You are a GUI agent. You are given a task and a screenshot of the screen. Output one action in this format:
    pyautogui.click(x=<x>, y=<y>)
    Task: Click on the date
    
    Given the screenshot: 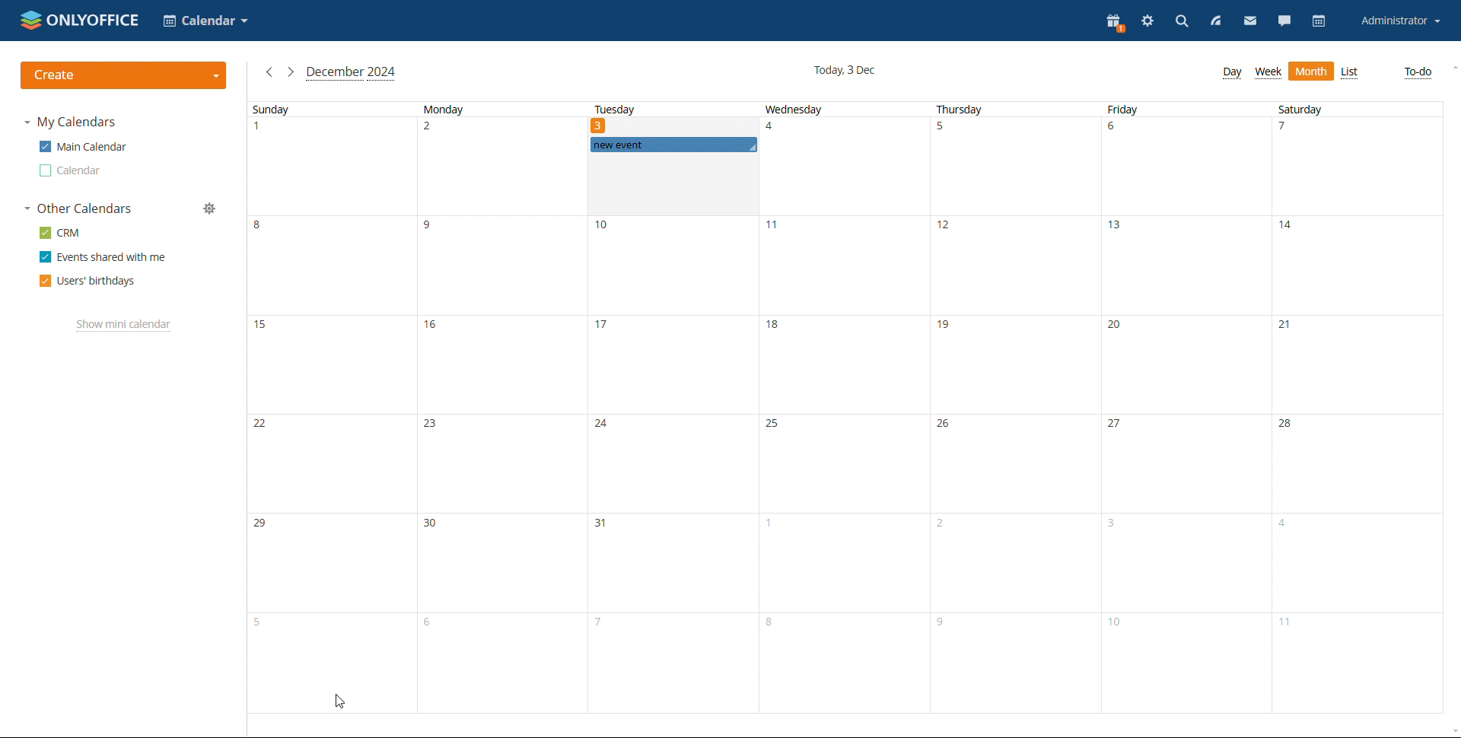 What is the action you would take?
    pyautogui.click(x=600, y=125)
    